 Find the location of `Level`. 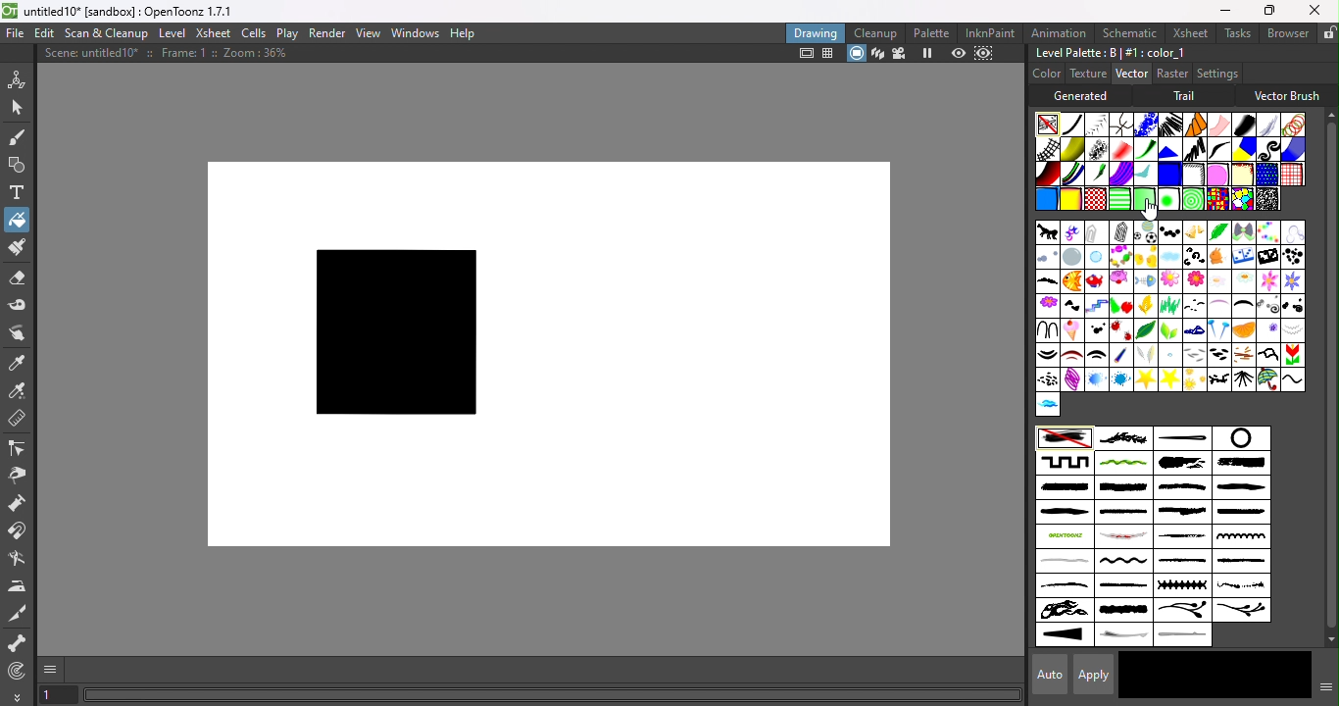

Level is located at coordinates (174, 33).